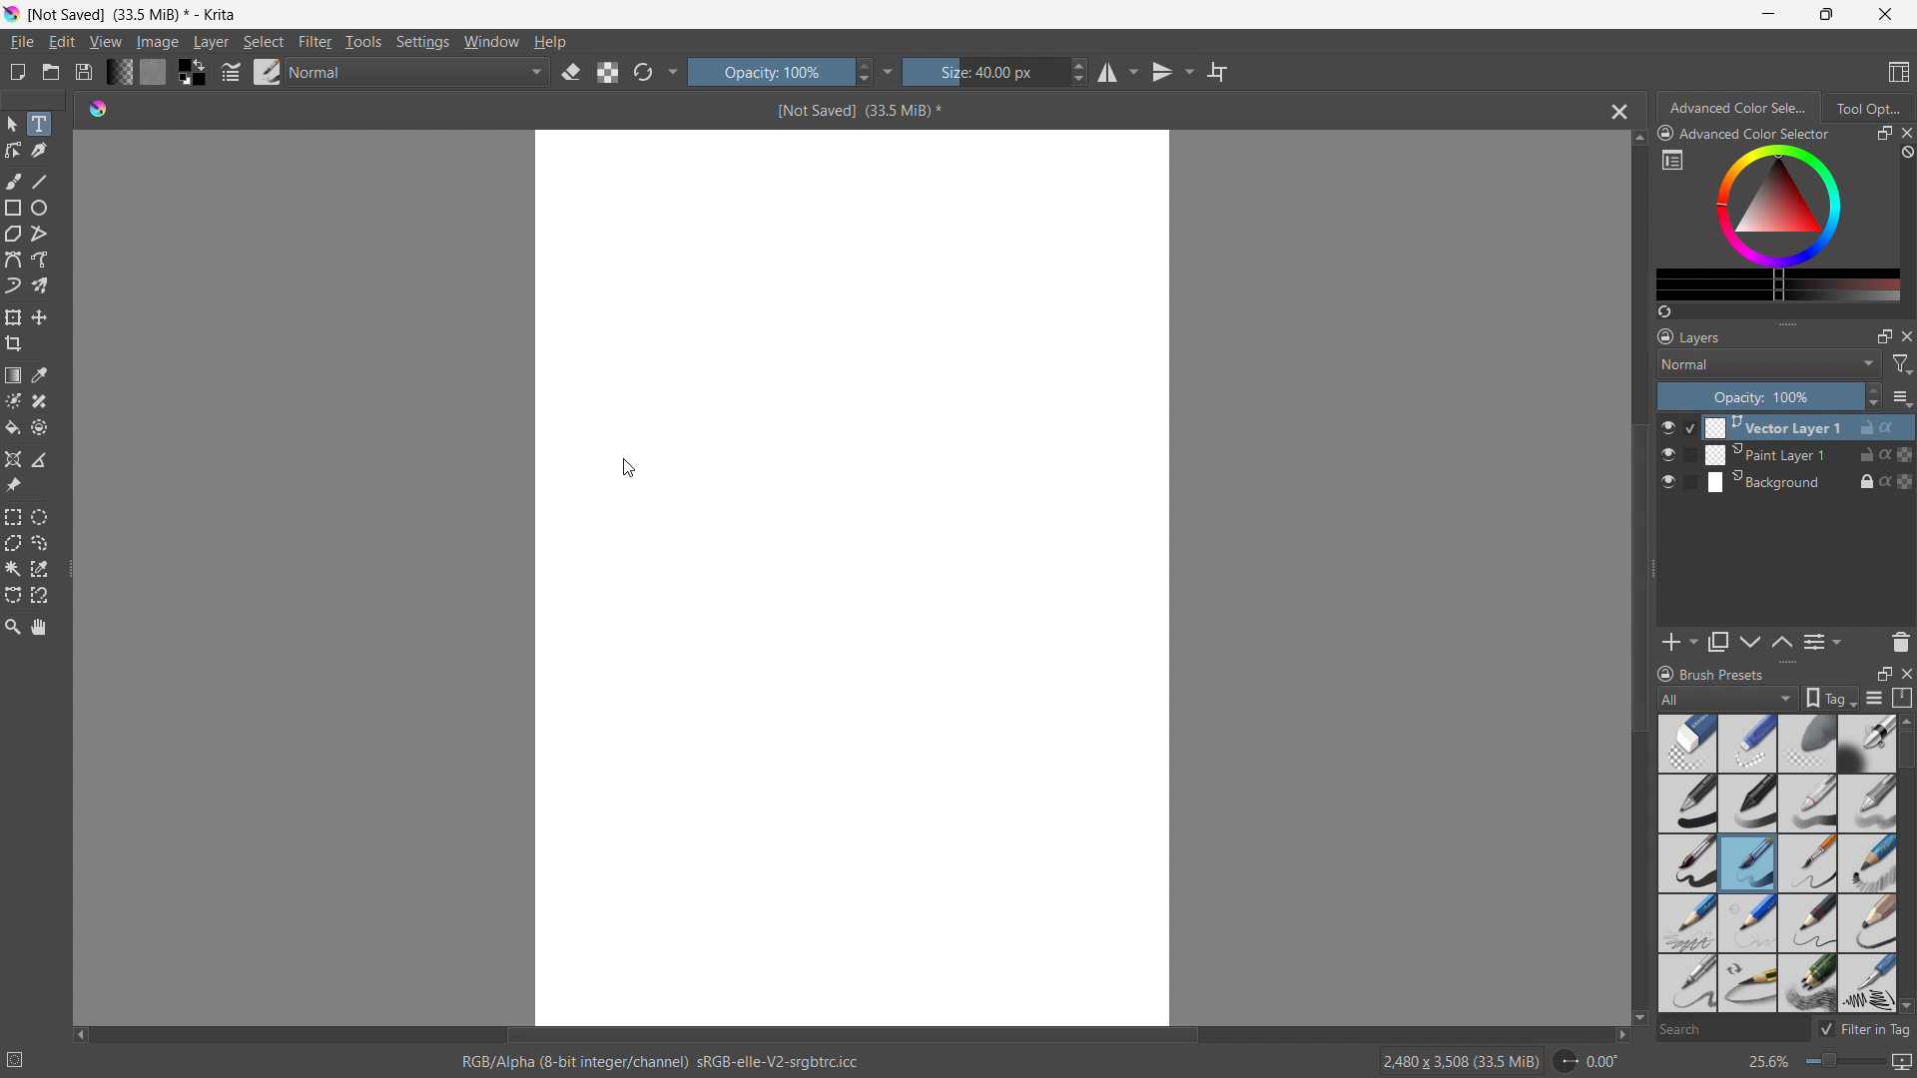 The height and width of the screenshot is (1078, 1917). Describe the element at coordinates (1748, 923) in the screenshot. I see `light nib pencil` at that location.